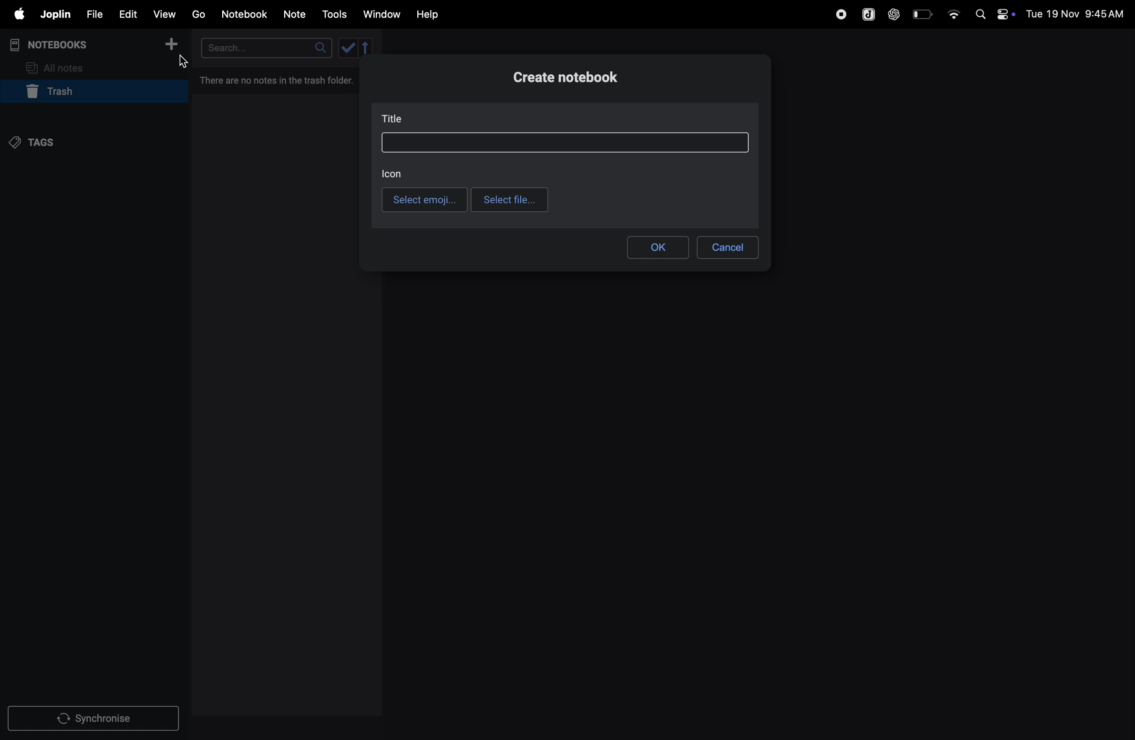 This screenshot has width=1135, height=740. I want to click on add, so click(172, 47).